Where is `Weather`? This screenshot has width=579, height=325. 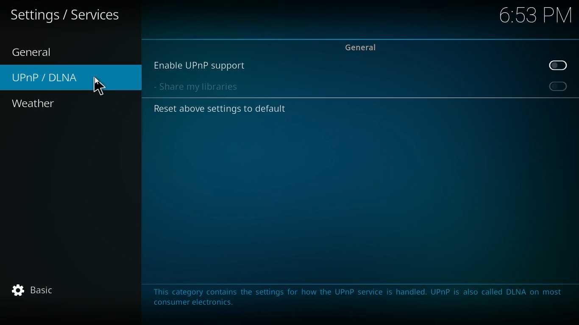 Weather is located at coordinates (34, 103).